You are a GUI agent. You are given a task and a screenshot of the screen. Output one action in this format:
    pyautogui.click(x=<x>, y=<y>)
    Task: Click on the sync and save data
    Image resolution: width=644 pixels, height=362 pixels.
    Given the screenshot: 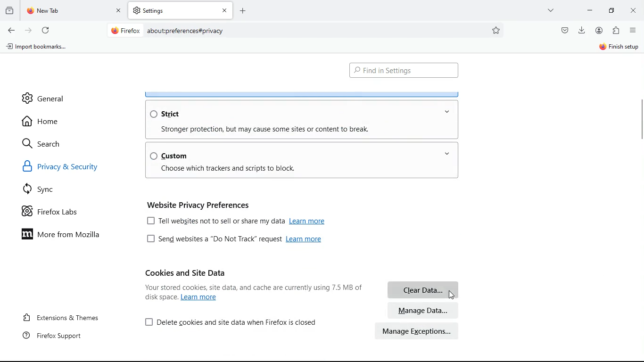 What is the action you would take?
    pyautogui.click(x=550, y=48)
    